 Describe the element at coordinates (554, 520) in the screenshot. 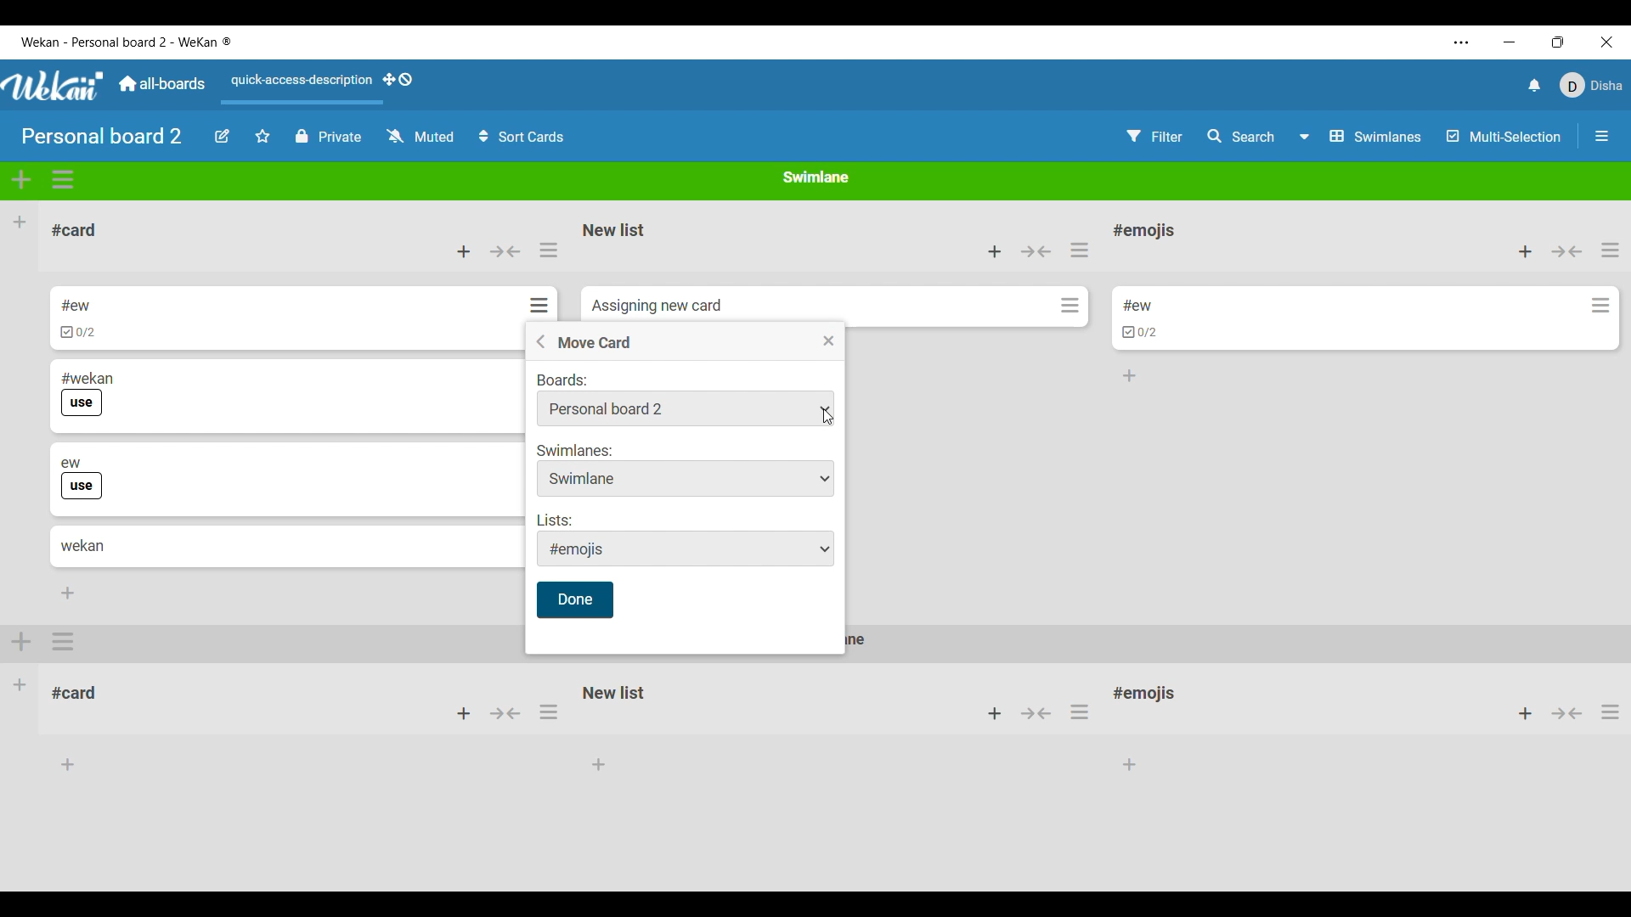

I see `Indicates list options` at that location.